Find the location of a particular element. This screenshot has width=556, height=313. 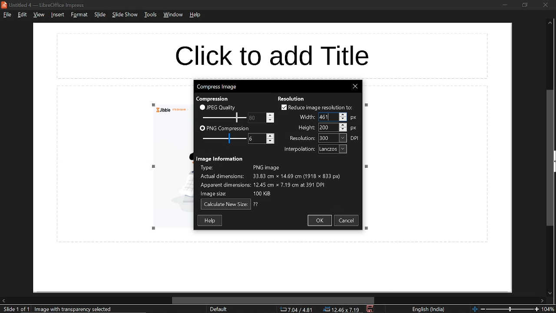

text is located at coordinates (256, 204).